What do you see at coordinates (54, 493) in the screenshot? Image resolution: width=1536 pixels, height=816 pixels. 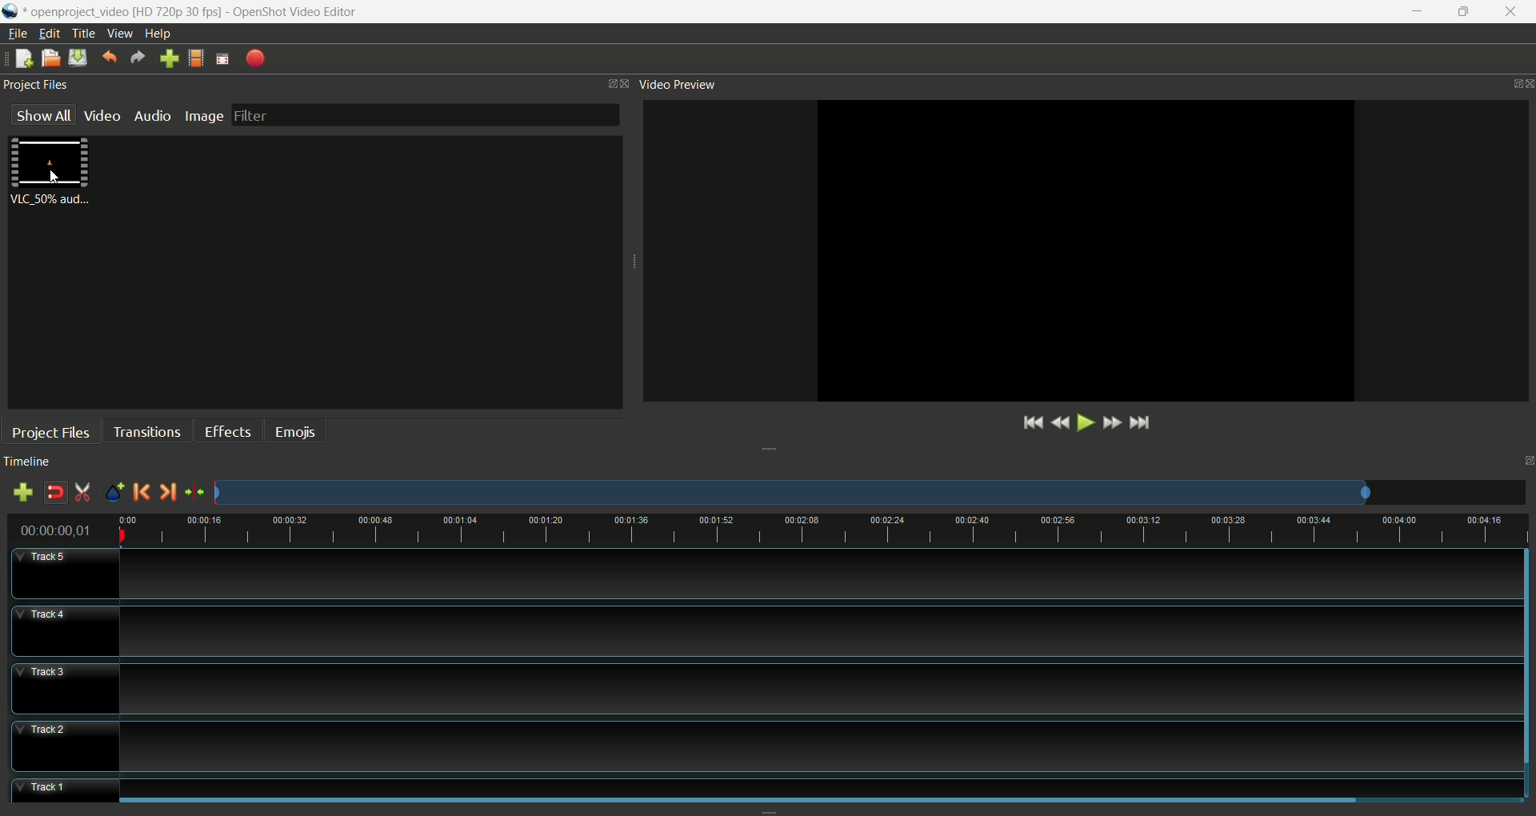 I see `disable snapping` at bounding box center [54, 493].